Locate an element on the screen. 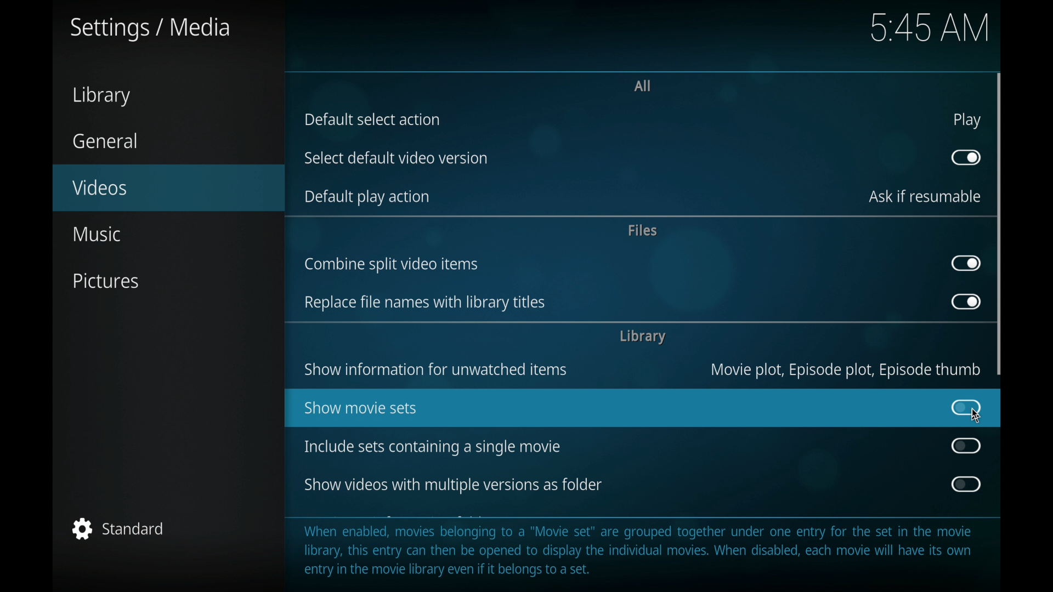 The height and width of the screenshot is (592, 1053). show movie sets is located at coordinates (361, 407).